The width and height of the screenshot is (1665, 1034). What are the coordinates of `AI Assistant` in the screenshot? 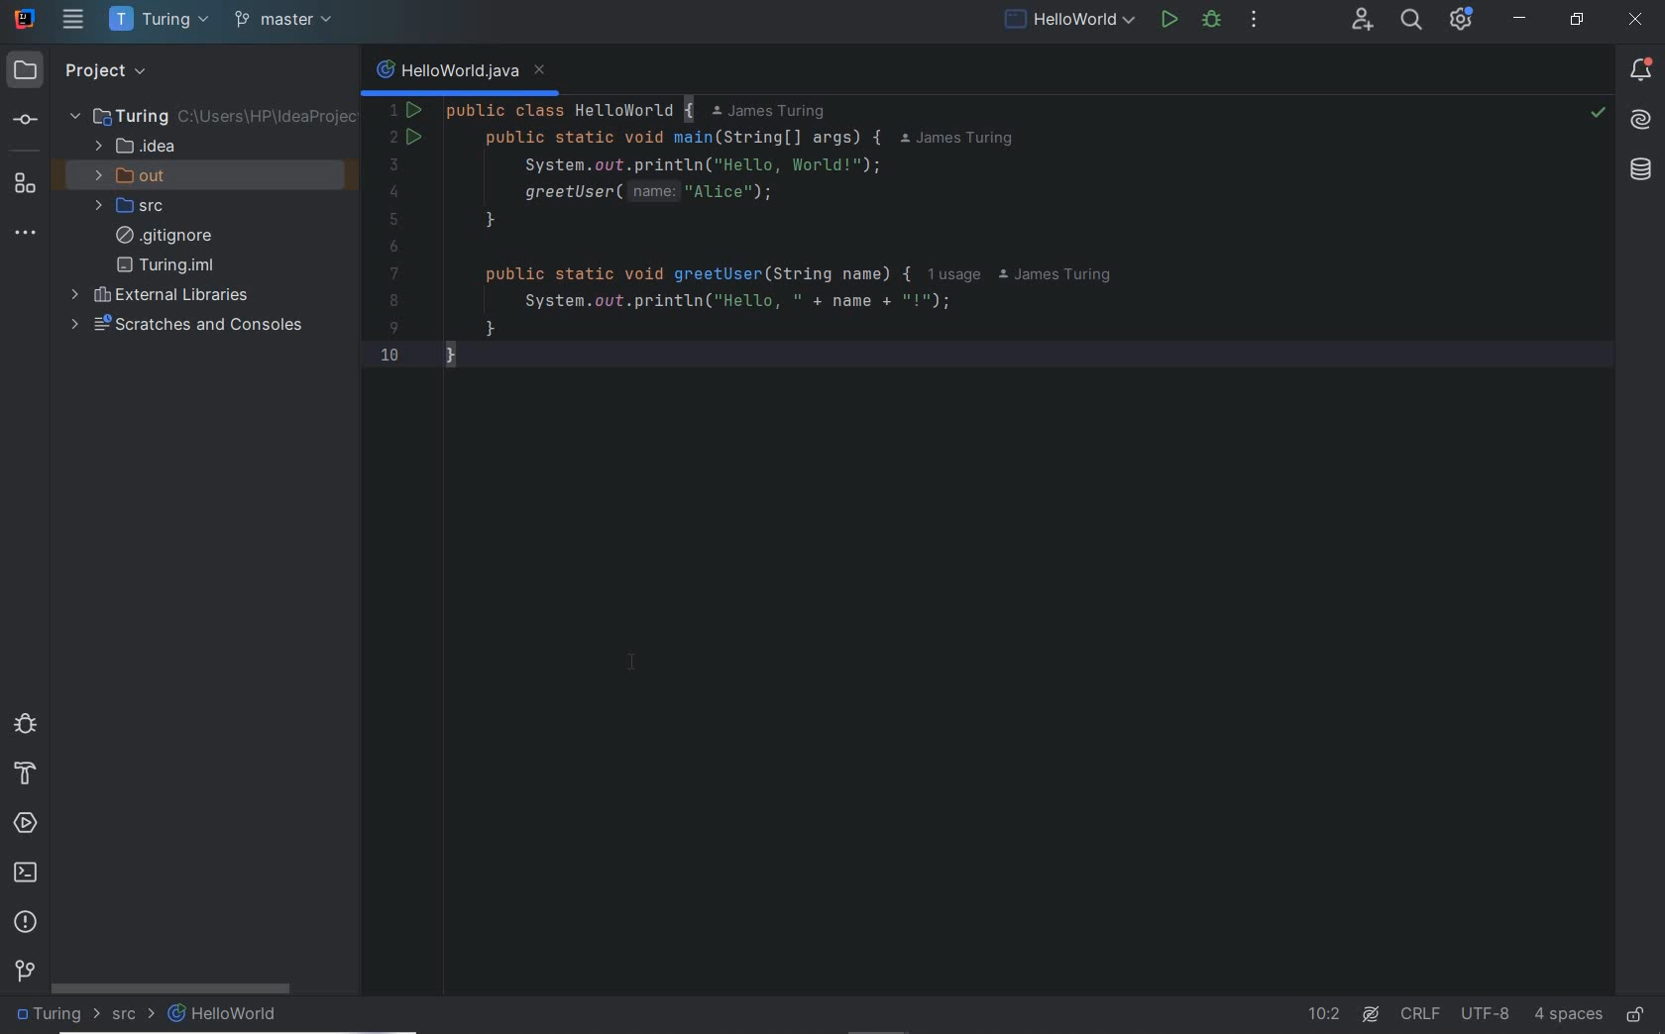 It's located at (1374, 1013).